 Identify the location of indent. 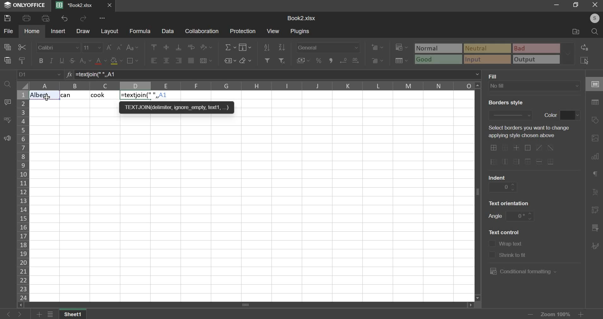
(503, 187).